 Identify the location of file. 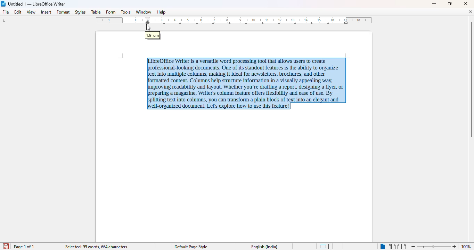
(5, 12).